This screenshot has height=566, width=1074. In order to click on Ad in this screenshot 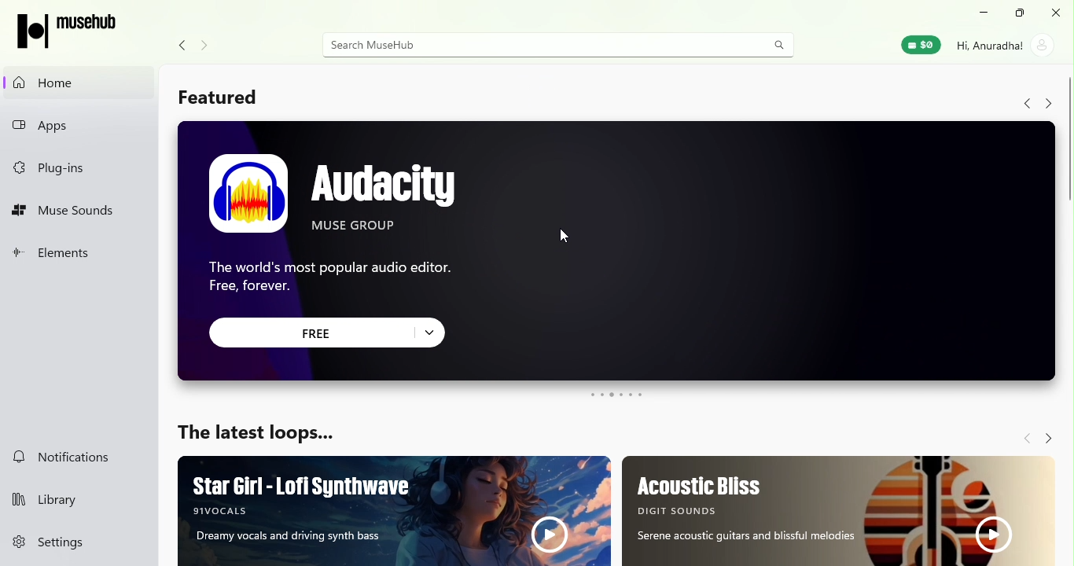, I will do `click(618, 250)`.